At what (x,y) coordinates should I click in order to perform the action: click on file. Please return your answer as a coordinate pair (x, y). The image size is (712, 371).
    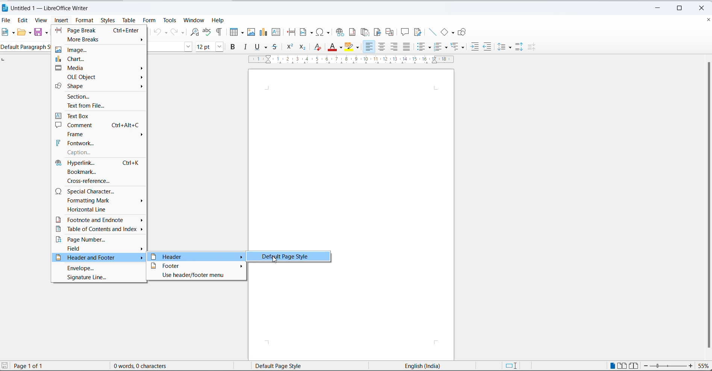
    Looking at the image, I should click on (7, 21).